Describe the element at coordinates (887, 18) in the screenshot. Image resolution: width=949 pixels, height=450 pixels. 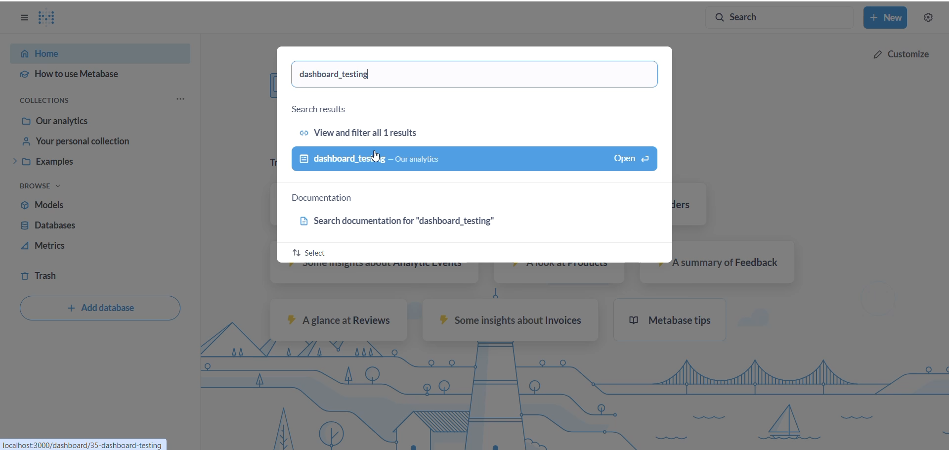
I see `new button` at that location.